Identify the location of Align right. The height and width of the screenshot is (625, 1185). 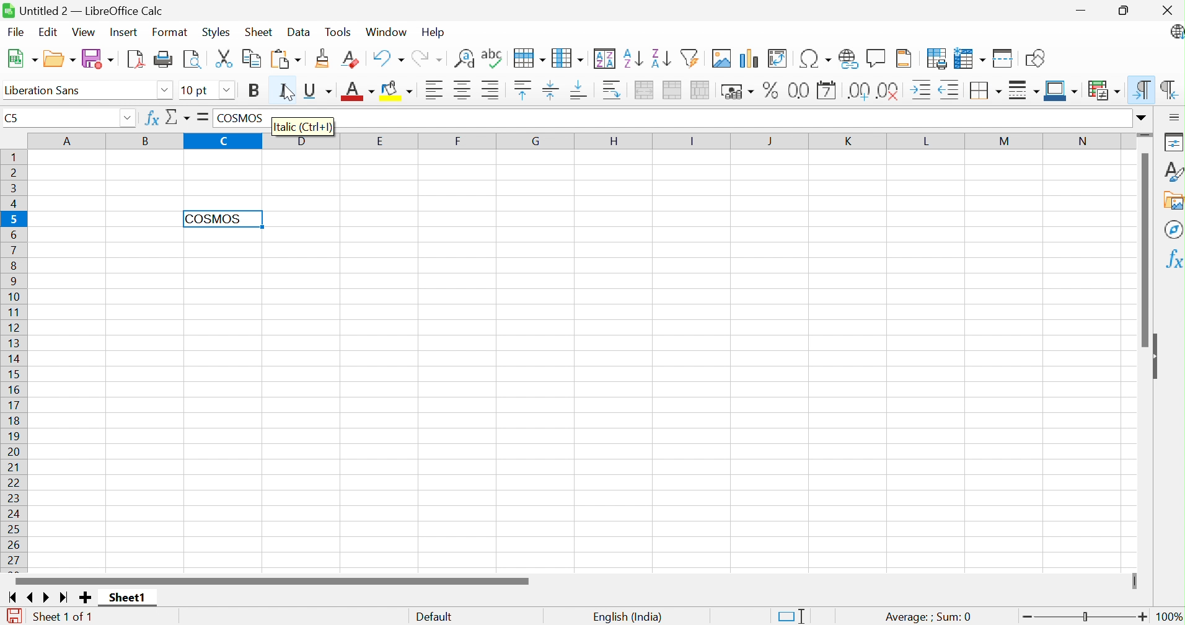
(490, 89).